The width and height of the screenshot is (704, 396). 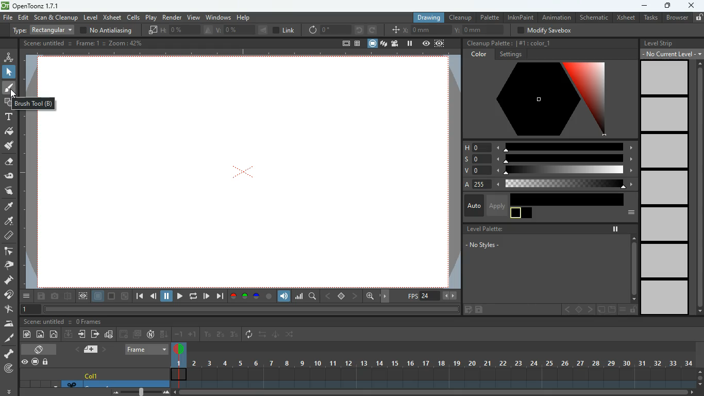 What do you see at coordinates (510, 55) in the screenshot?
I see `settings` at bounding box center [510, 55].